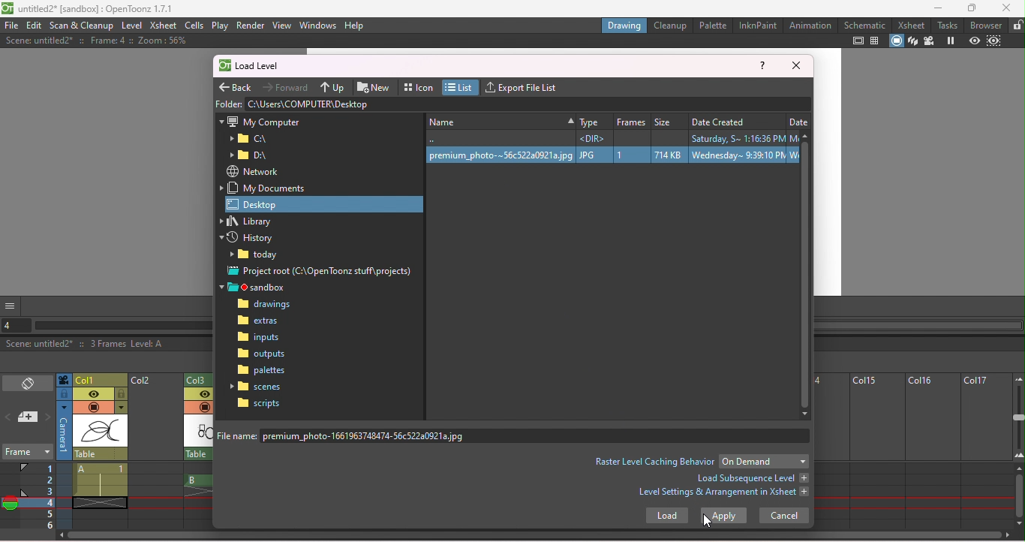  I want to click on Frames, so click(38, 495).